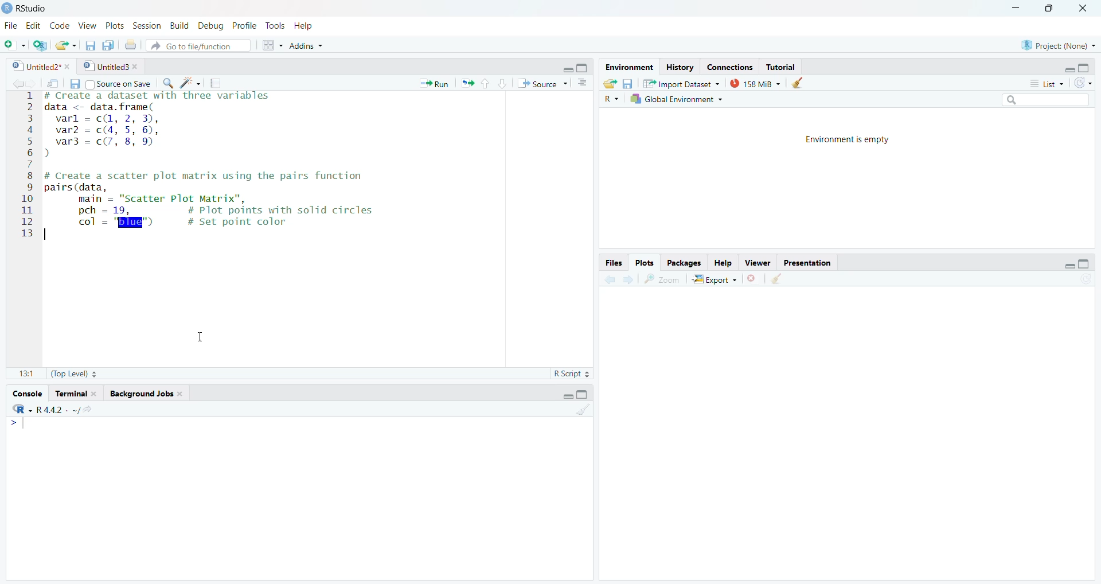  What do you see at coordinates (582, 411) in the screenshot?
I see `clear console` at bounding box center [582, 411].